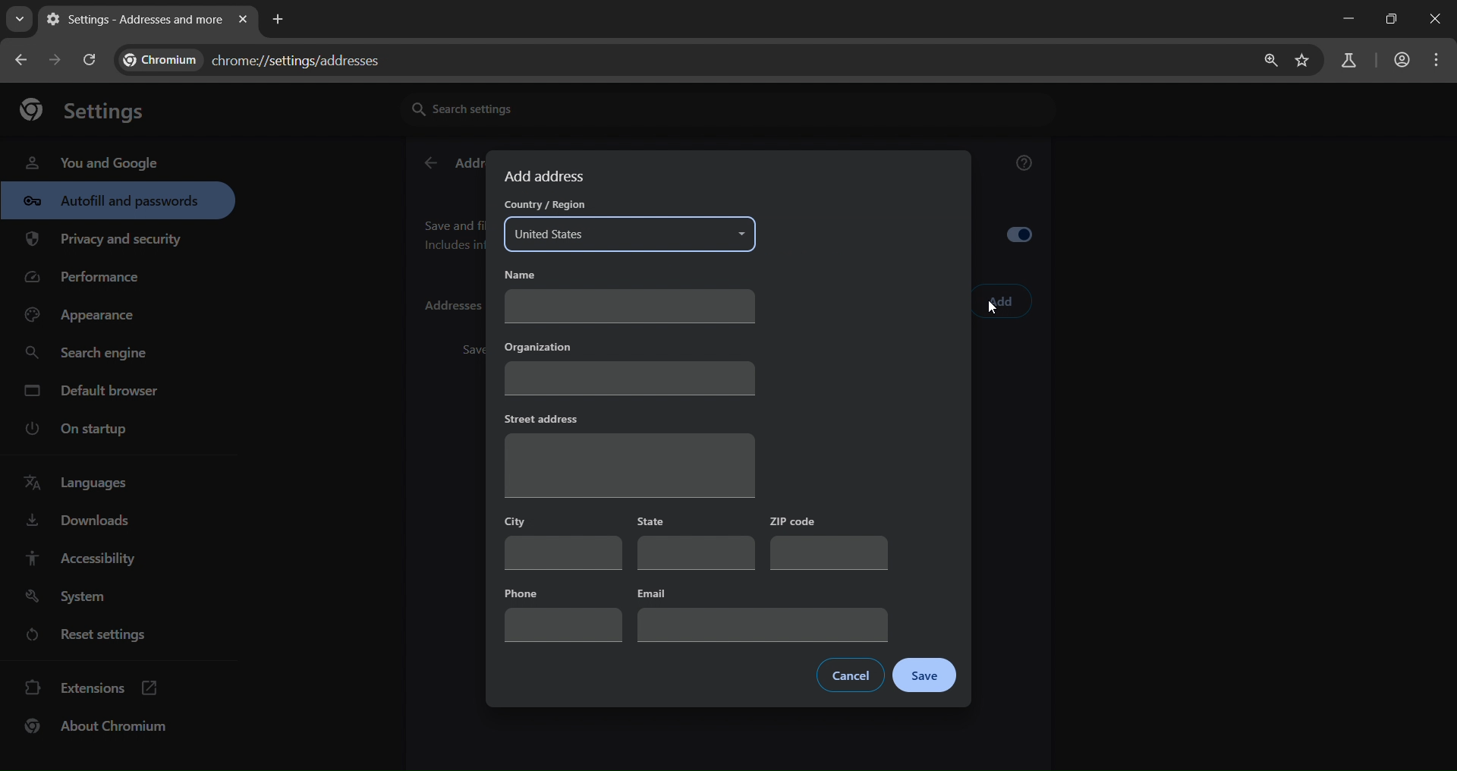 This screenshot has height=771, width=1457. Describe the element at coordinates (1267, 61) in the screenshot. I see `zoom` at that location.